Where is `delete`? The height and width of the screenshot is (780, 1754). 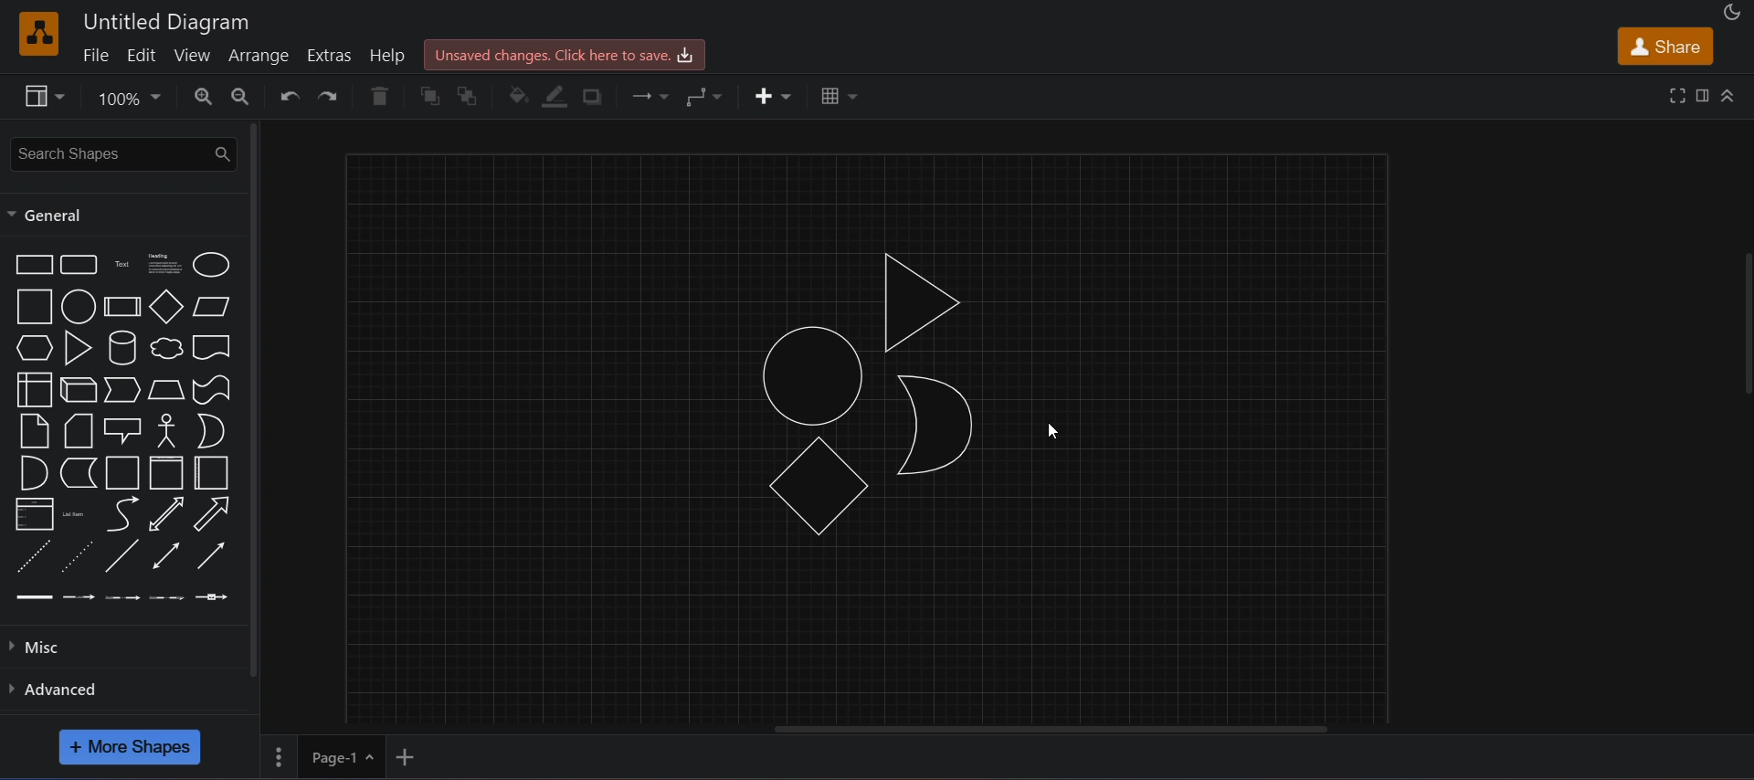
delete is located at coordinates (384, 96).